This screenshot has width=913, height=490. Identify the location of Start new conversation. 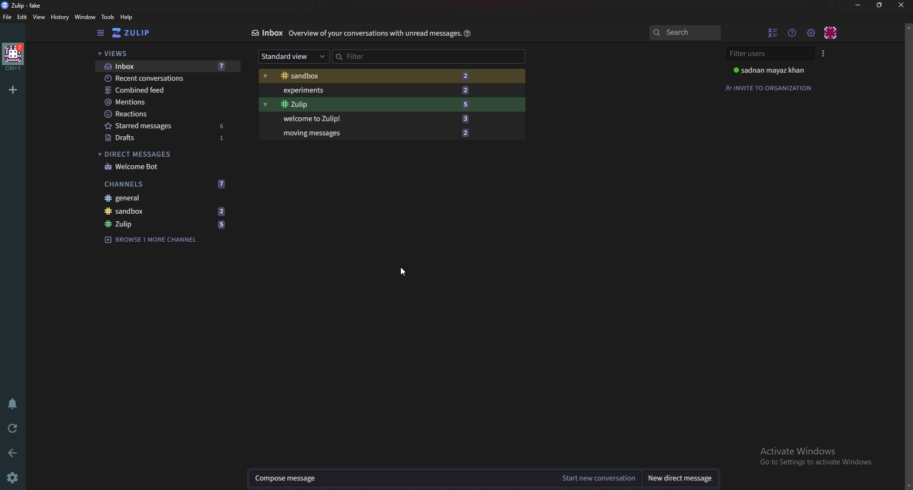
(598, 479).